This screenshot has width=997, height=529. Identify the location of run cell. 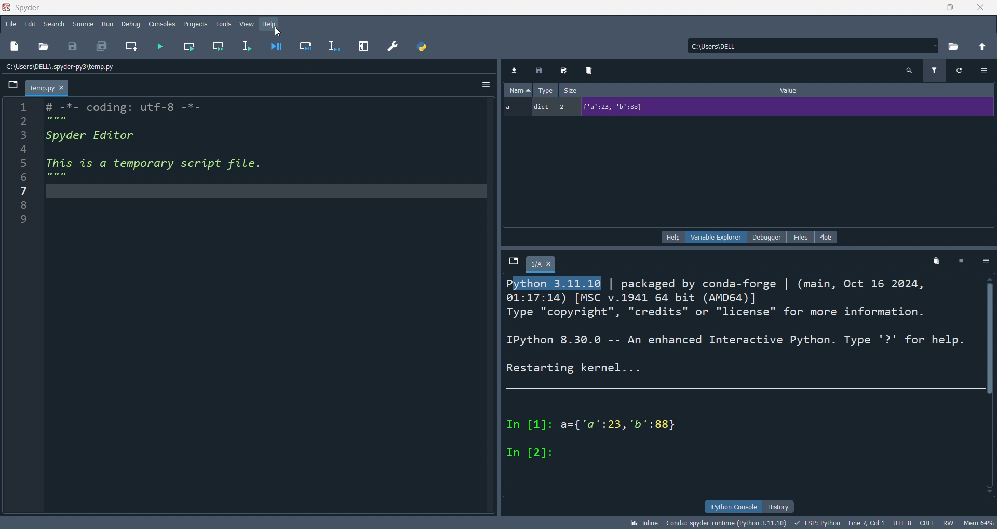
(217, 47).